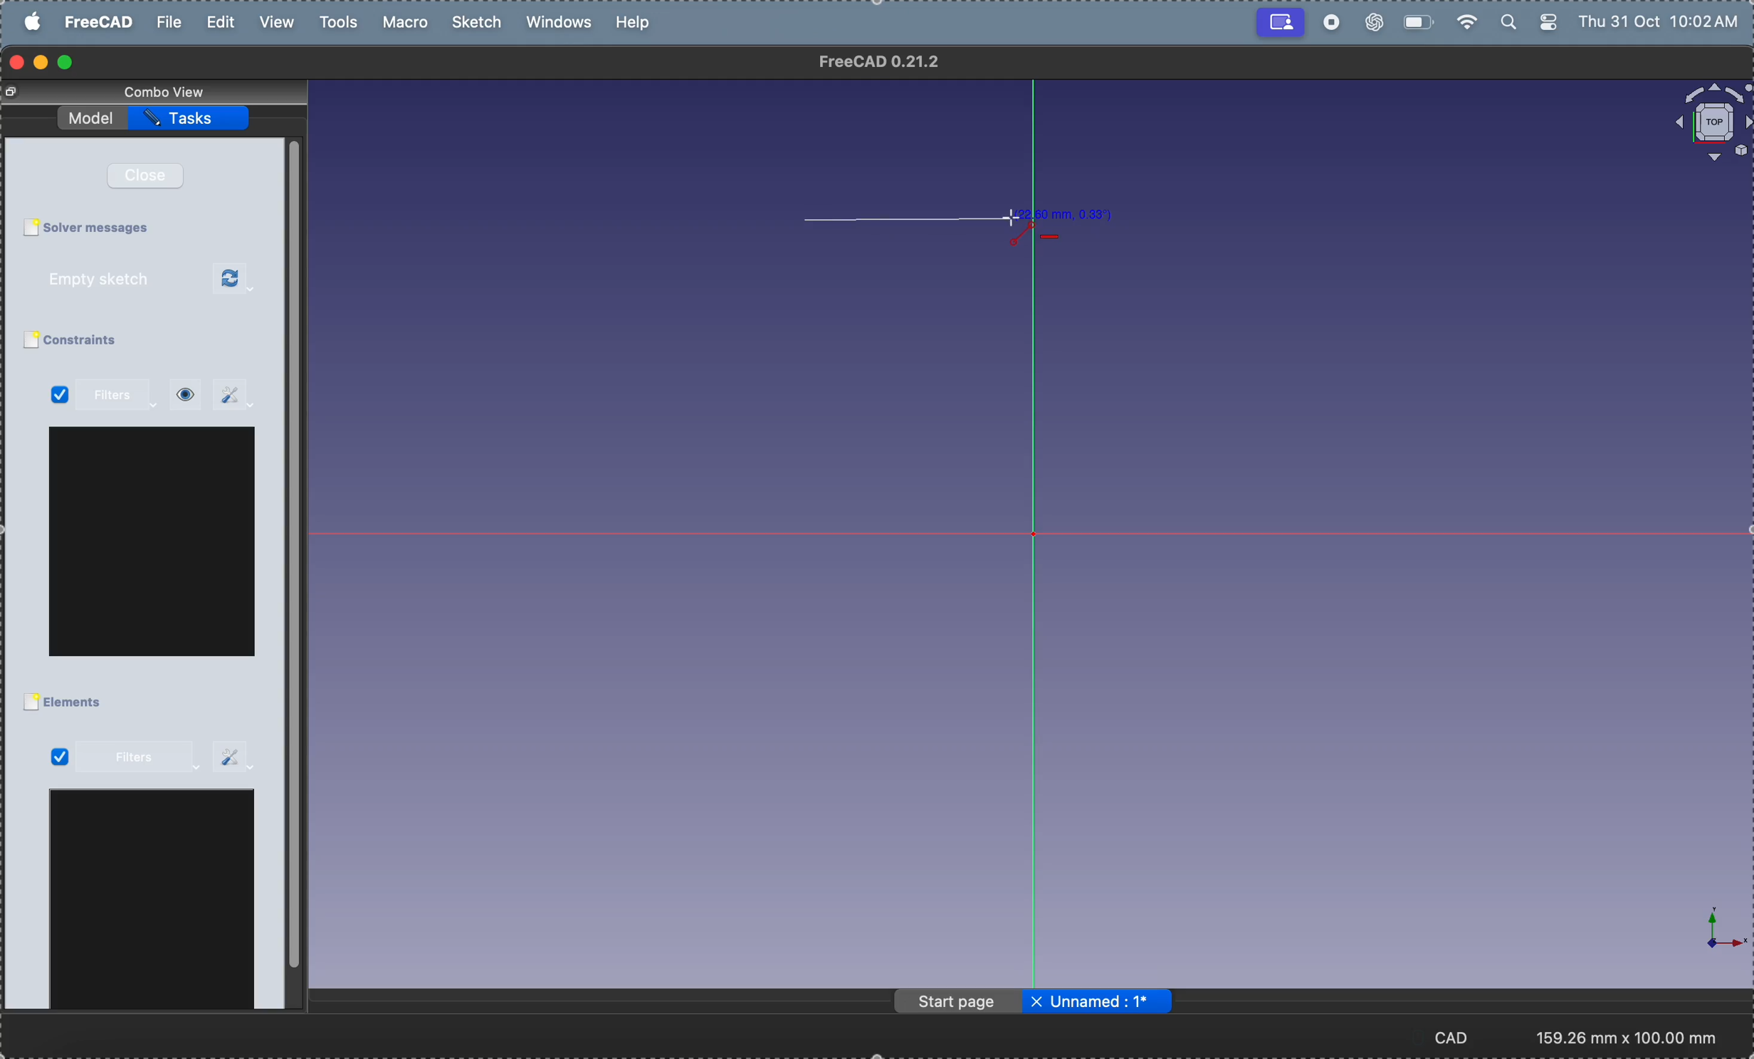 The image size is (1754, 1059). Describe the element at coordinates (1416, 20) in the screenshot. I see `battery` at that location.